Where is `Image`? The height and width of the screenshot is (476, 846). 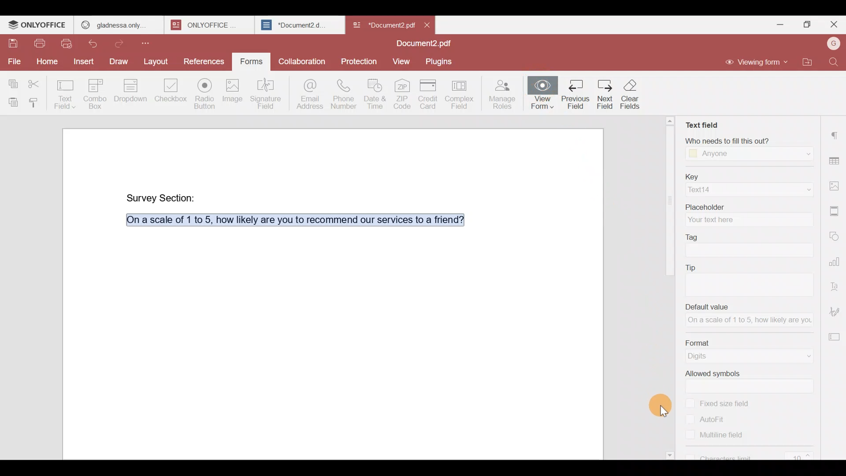 Image is located at coordinates (232, 92).